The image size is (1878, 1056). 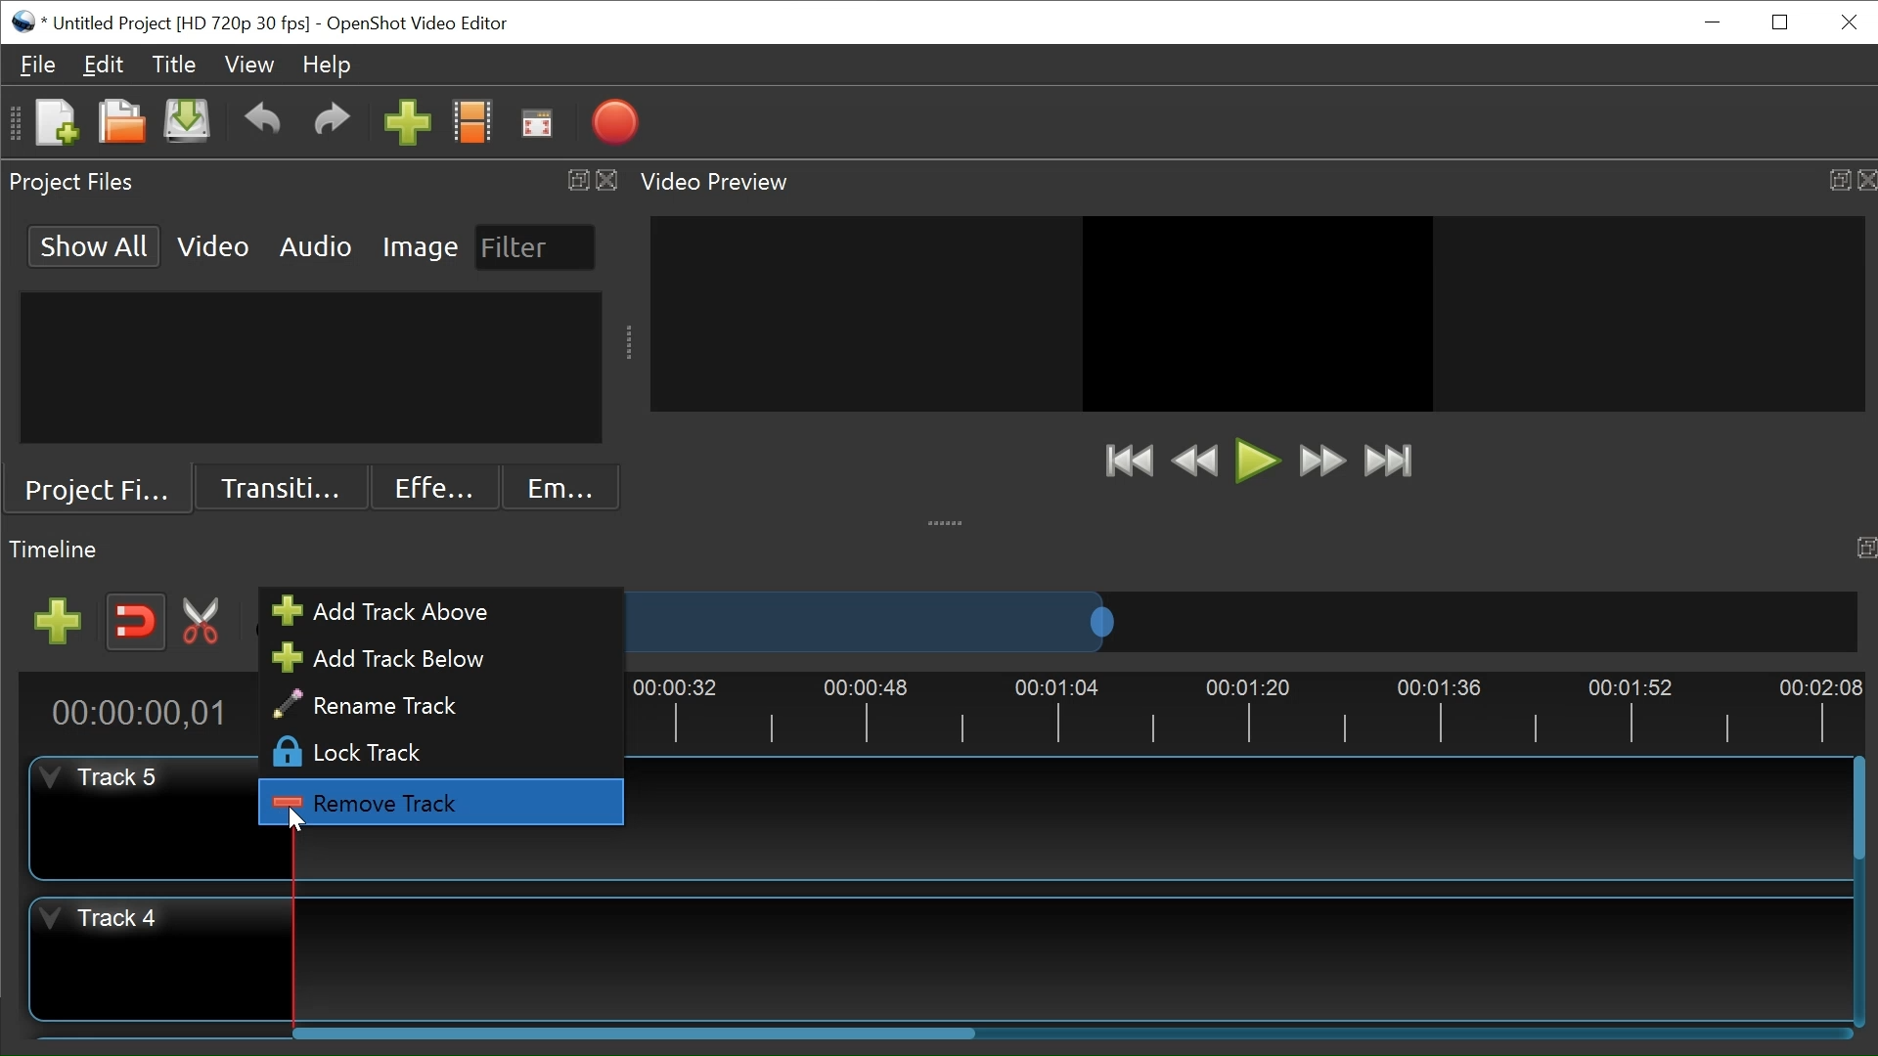 I want to click on Remove Track, so click(x=438, y=804).